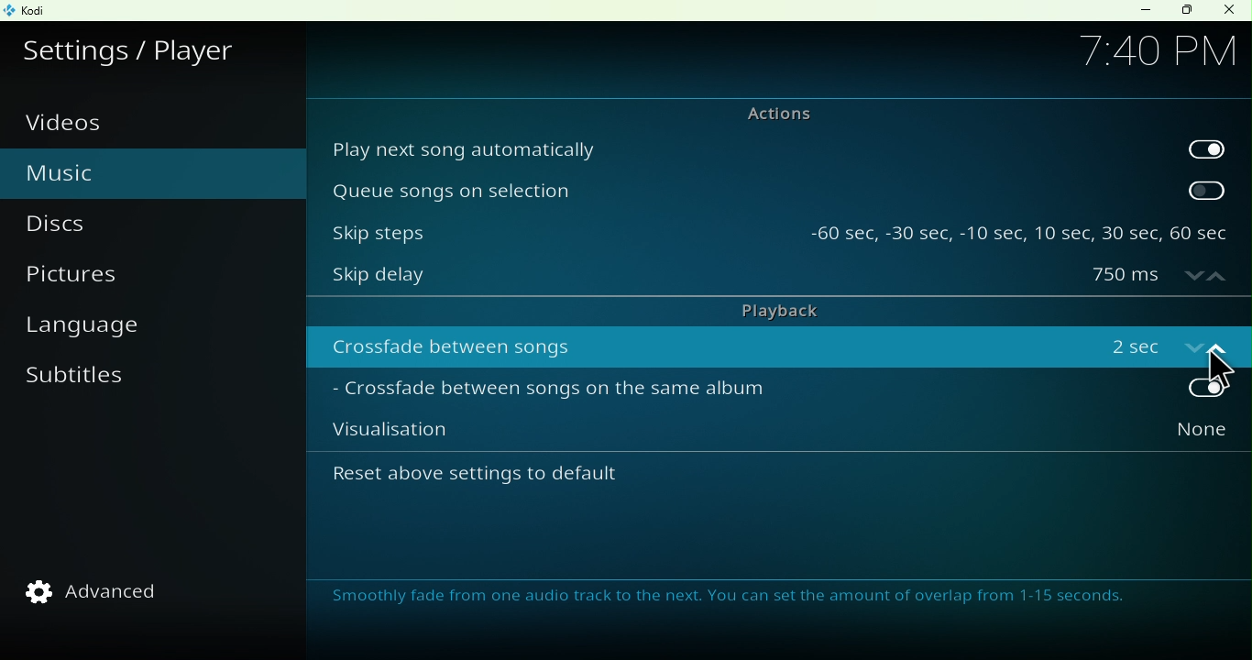 The width and height of the screenshot is (1252, 660). What do you see at coordinates (696, 279) in the screenshot?
I see `Skip delay` at bounding box center [696, 279].